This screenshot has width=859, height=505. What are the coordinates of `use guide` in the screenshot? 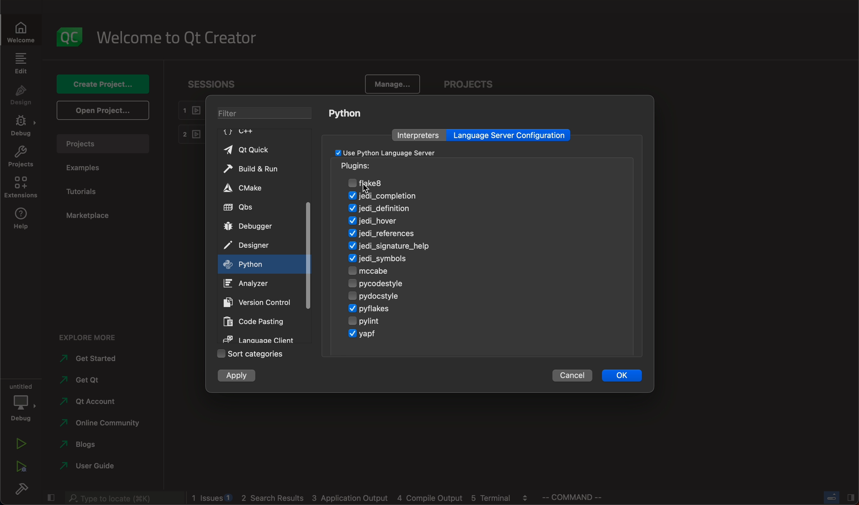 It's located at (89, 466).